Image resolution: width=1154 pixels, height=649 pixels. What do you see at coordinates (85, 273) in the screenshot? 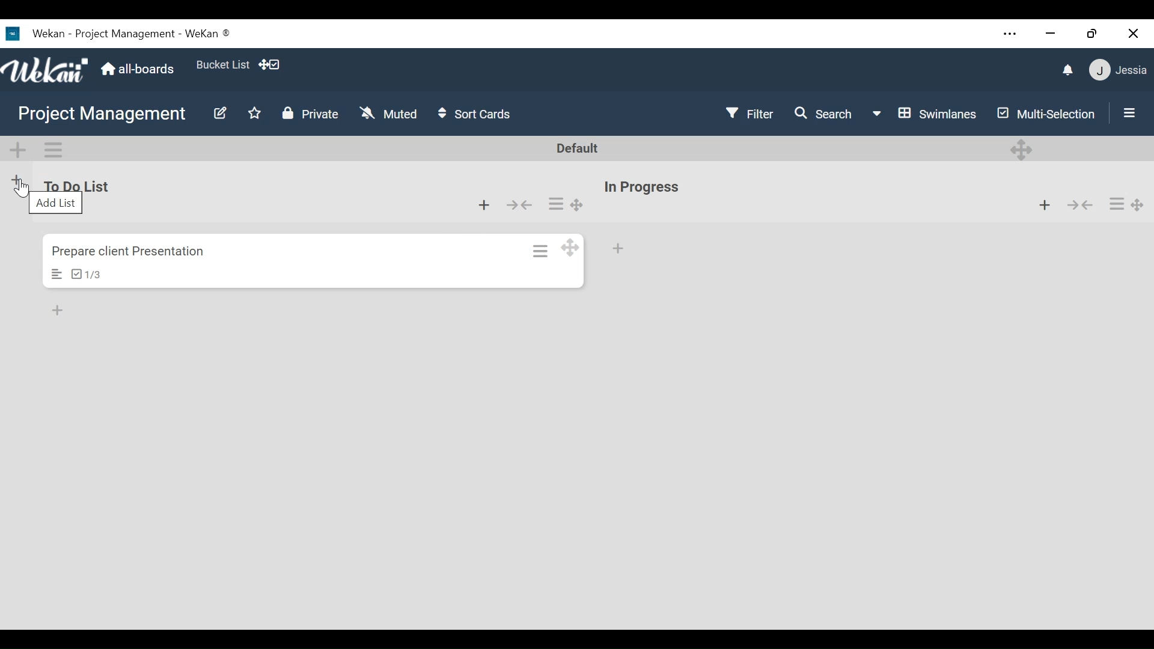
I see `Chacklist` at bounding box center [85, 273].